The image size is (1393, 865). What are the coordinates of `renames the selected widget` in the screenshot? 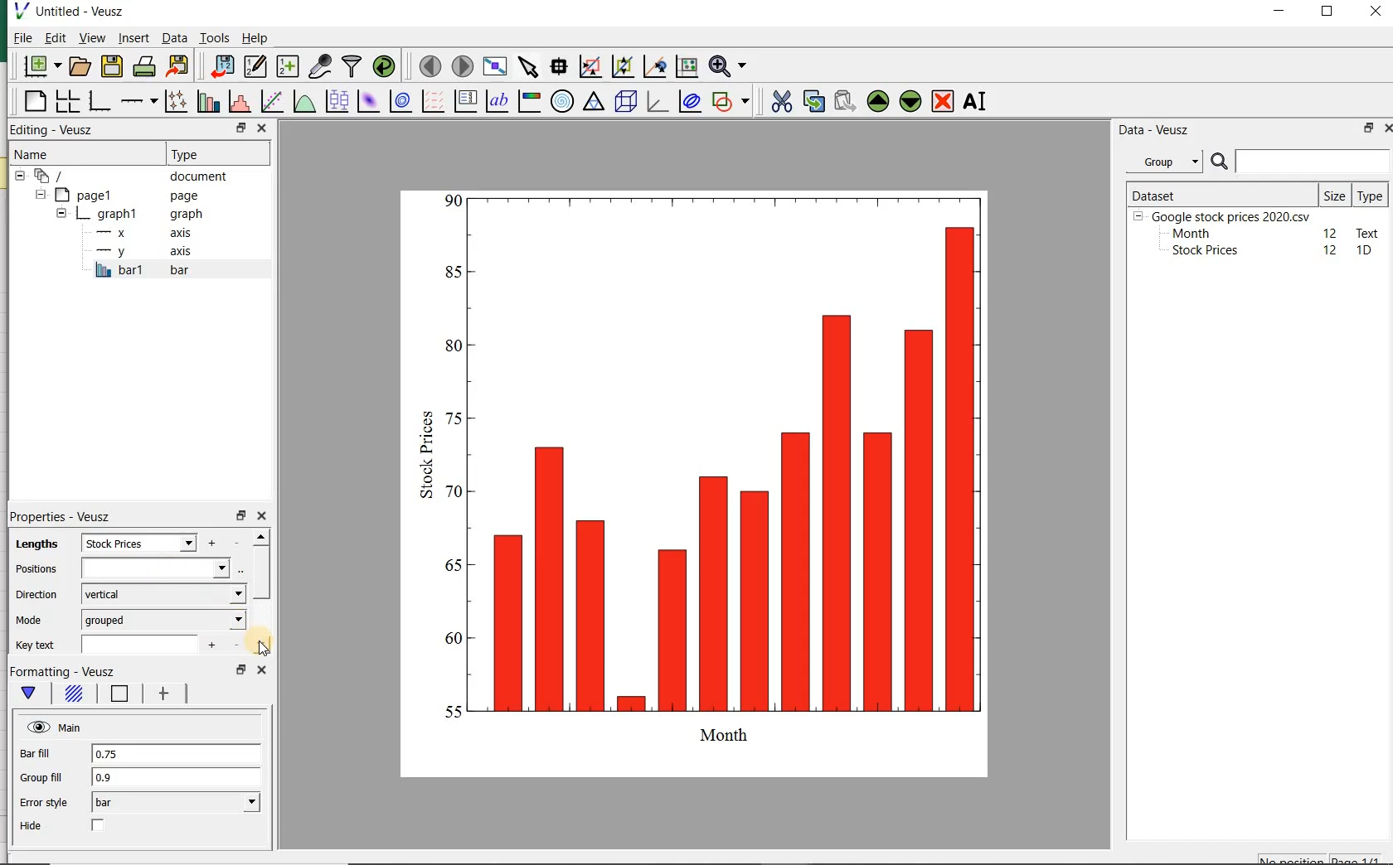 It's located at (973, 104).